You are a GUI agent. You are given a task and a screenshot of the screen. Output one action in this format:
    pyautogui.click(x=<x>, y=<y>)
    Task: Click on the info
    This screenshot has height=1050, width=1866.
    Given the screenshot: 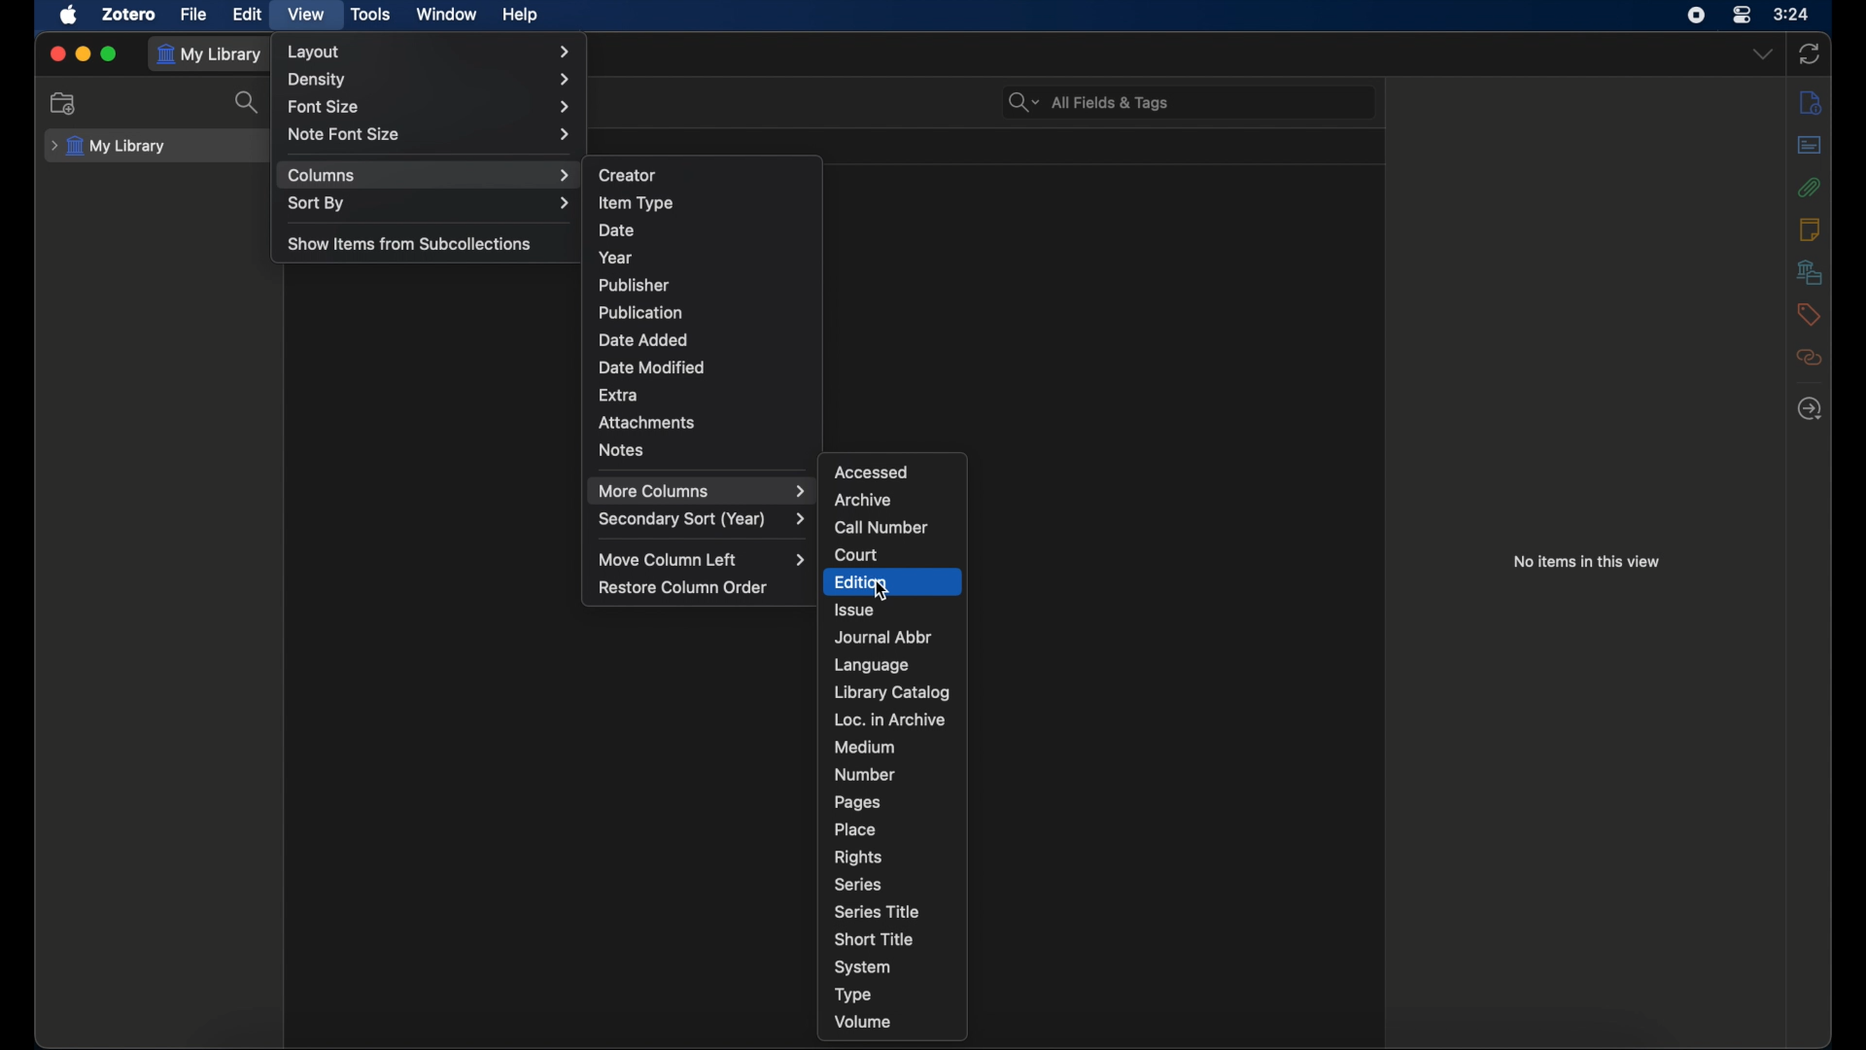 What is the action you would take?
    pyautogui.click(x=1812, y=101)
    